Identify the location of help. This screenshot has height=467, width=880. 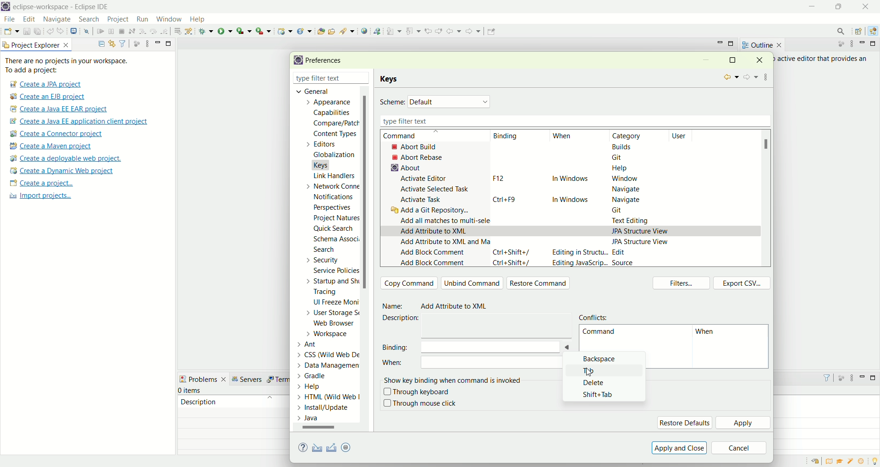
(201, 20).